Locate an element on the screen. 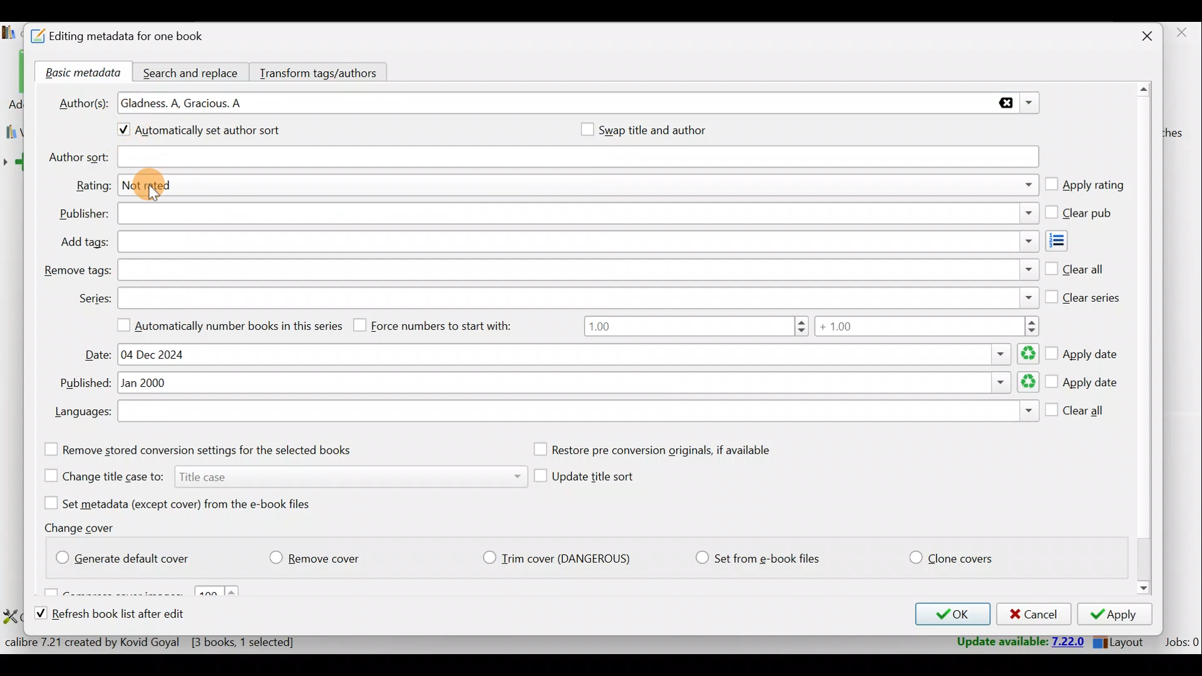 The width and height of the screenshot is (1202, 676). Trim cover (Dangerious) is located at coordinates (560, 560).